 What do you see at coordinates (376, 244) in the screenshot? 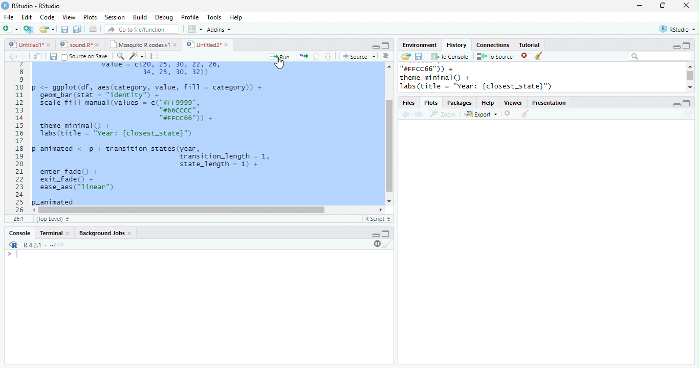
I see `pause` at bounding box center [376, 244].